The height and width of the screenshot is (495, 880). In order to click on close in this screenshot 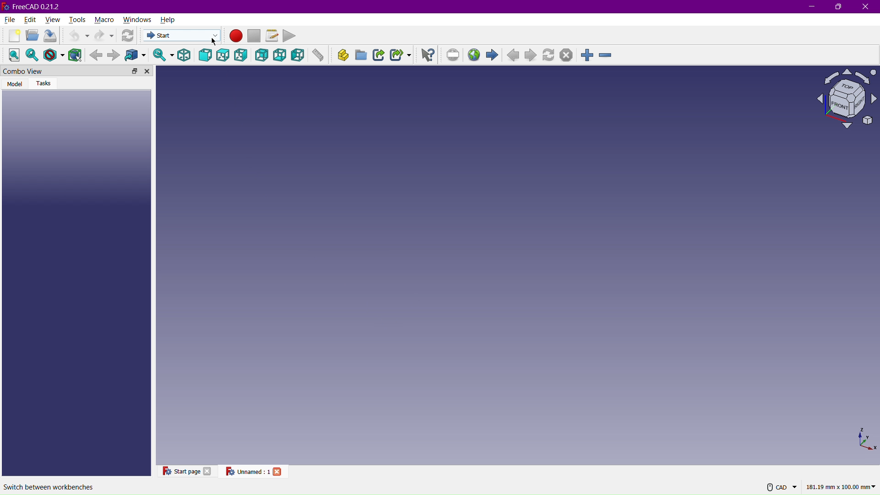, I will do `click(208, 471)`.